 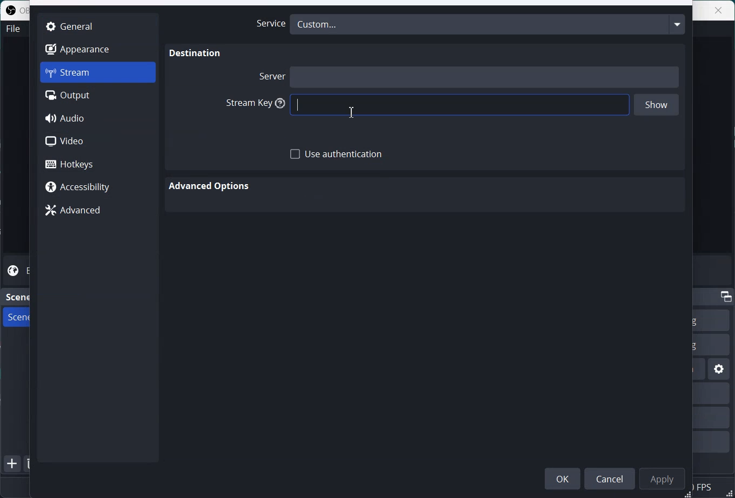 I want to click on Destination, so click(x=196, y=53).